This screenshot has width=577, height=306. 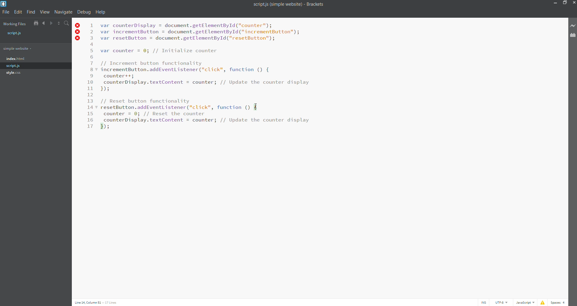 What do you see at coordinates (5, 12) in the screenshot?
I see `file` at bounding box center [5, 12].